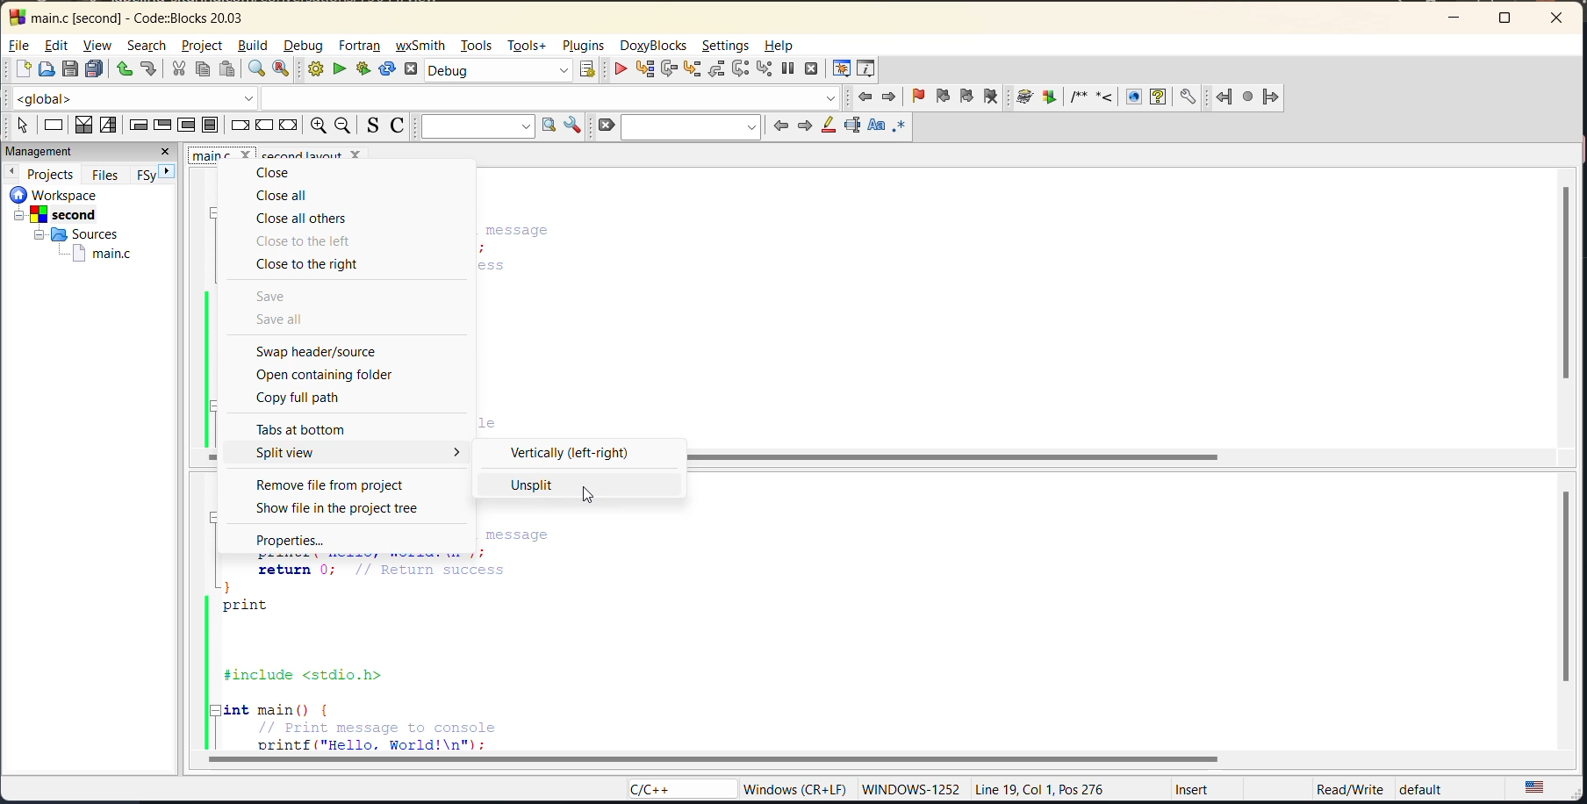 The image size is (1587, 804). What do you see at coordinates (655, 45) in the screenshot?
I see `doxyblocks` at bounding box center [655, 45].